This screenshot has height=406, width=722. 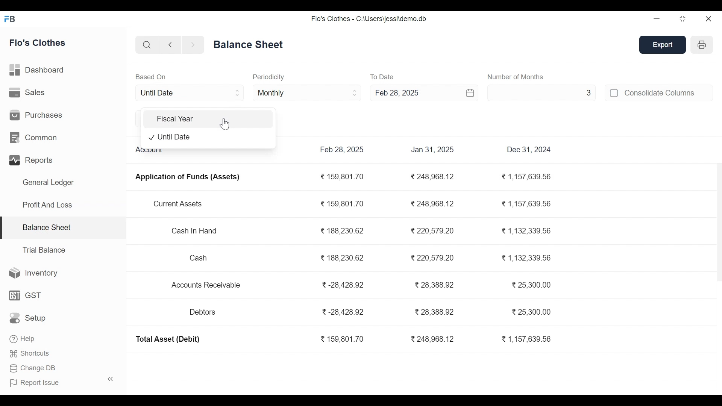 I want to click on help, so click(x=22, y=337).